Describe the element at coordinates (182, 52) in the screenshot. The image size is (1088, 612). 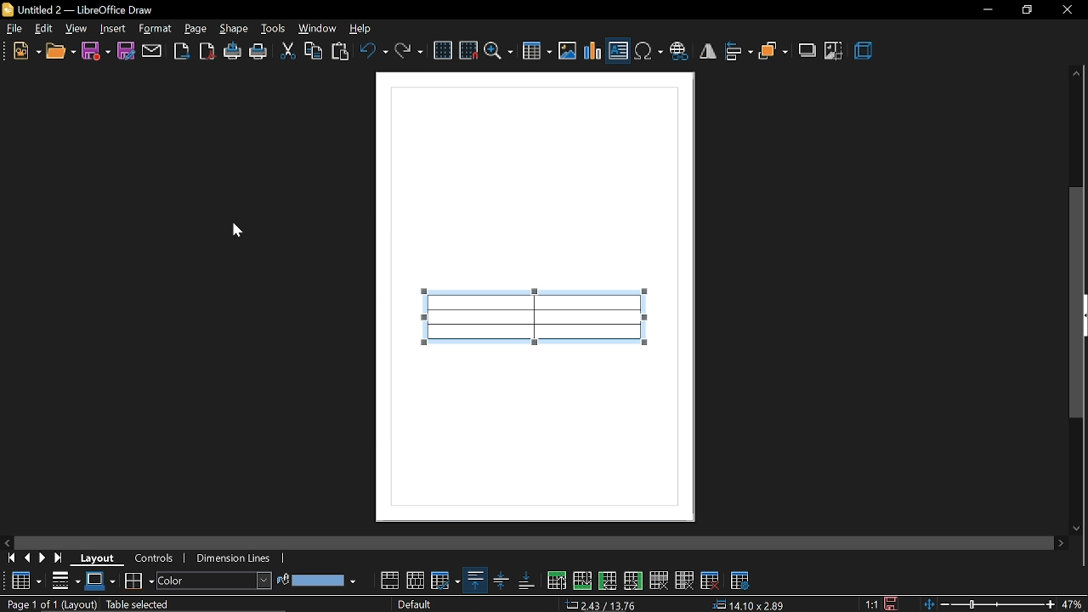
I see `export` at that location.